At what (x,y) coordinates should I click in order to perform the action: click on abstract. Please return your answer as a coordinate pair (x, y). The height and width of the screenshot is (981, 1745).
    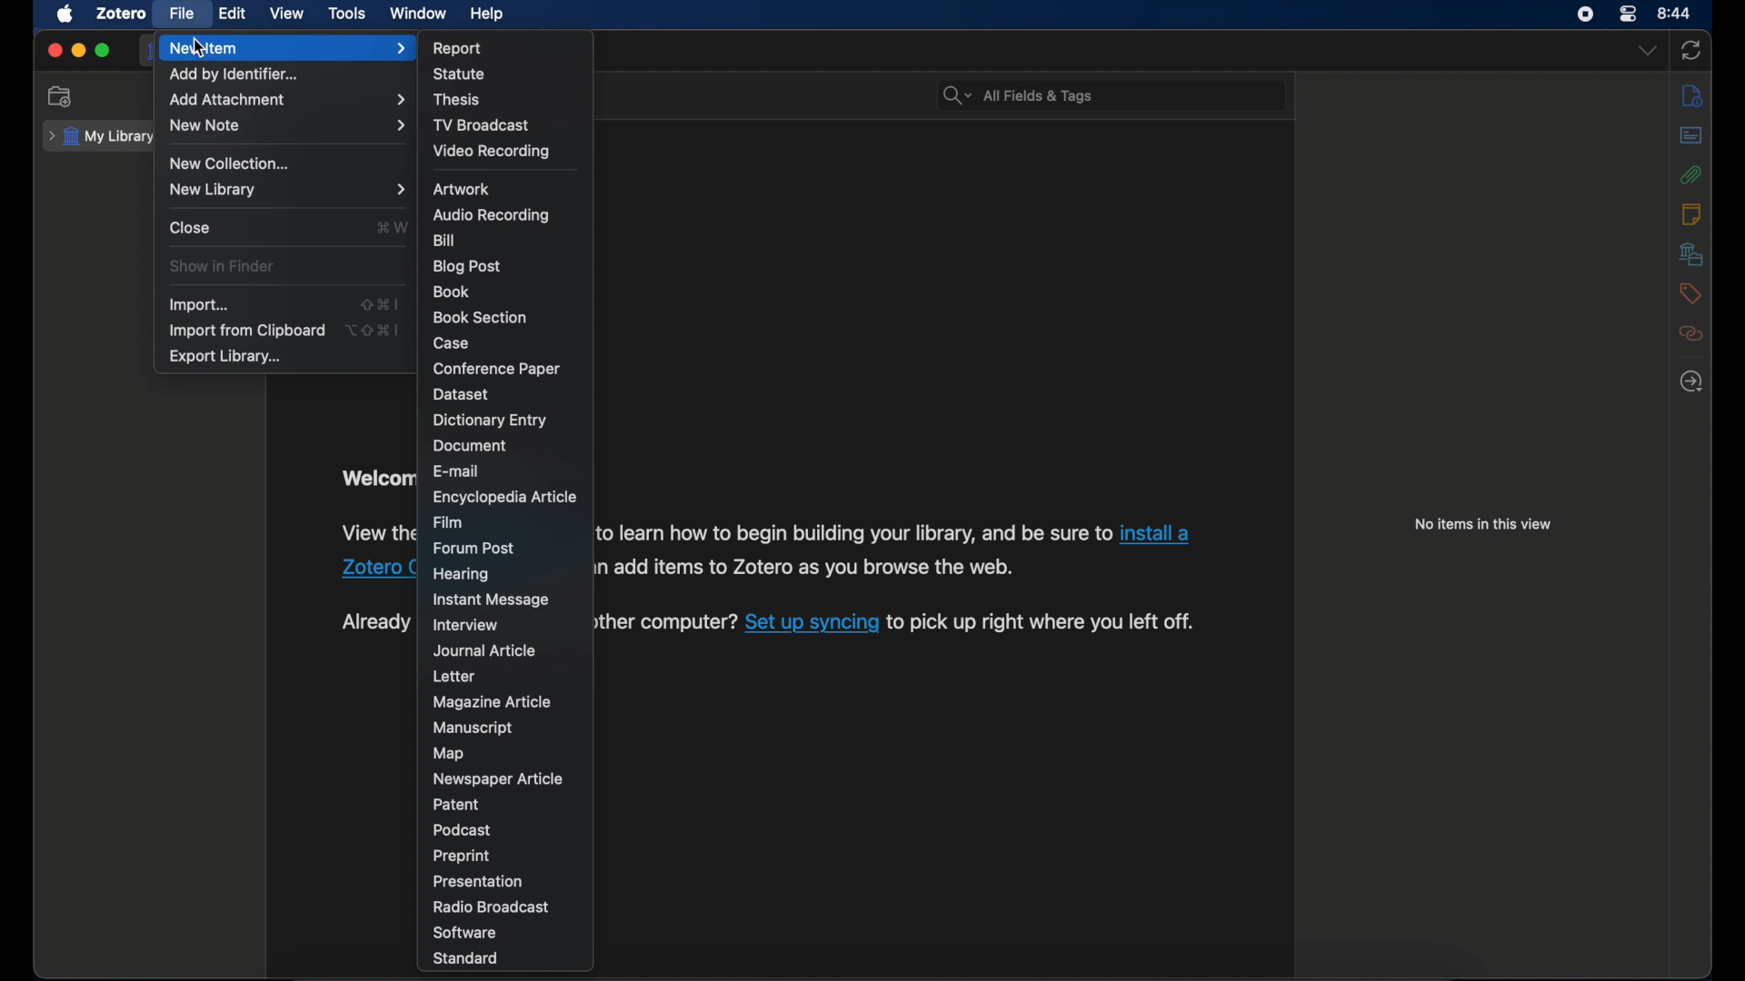
    Looking at the image, I should click on (1691, 136).